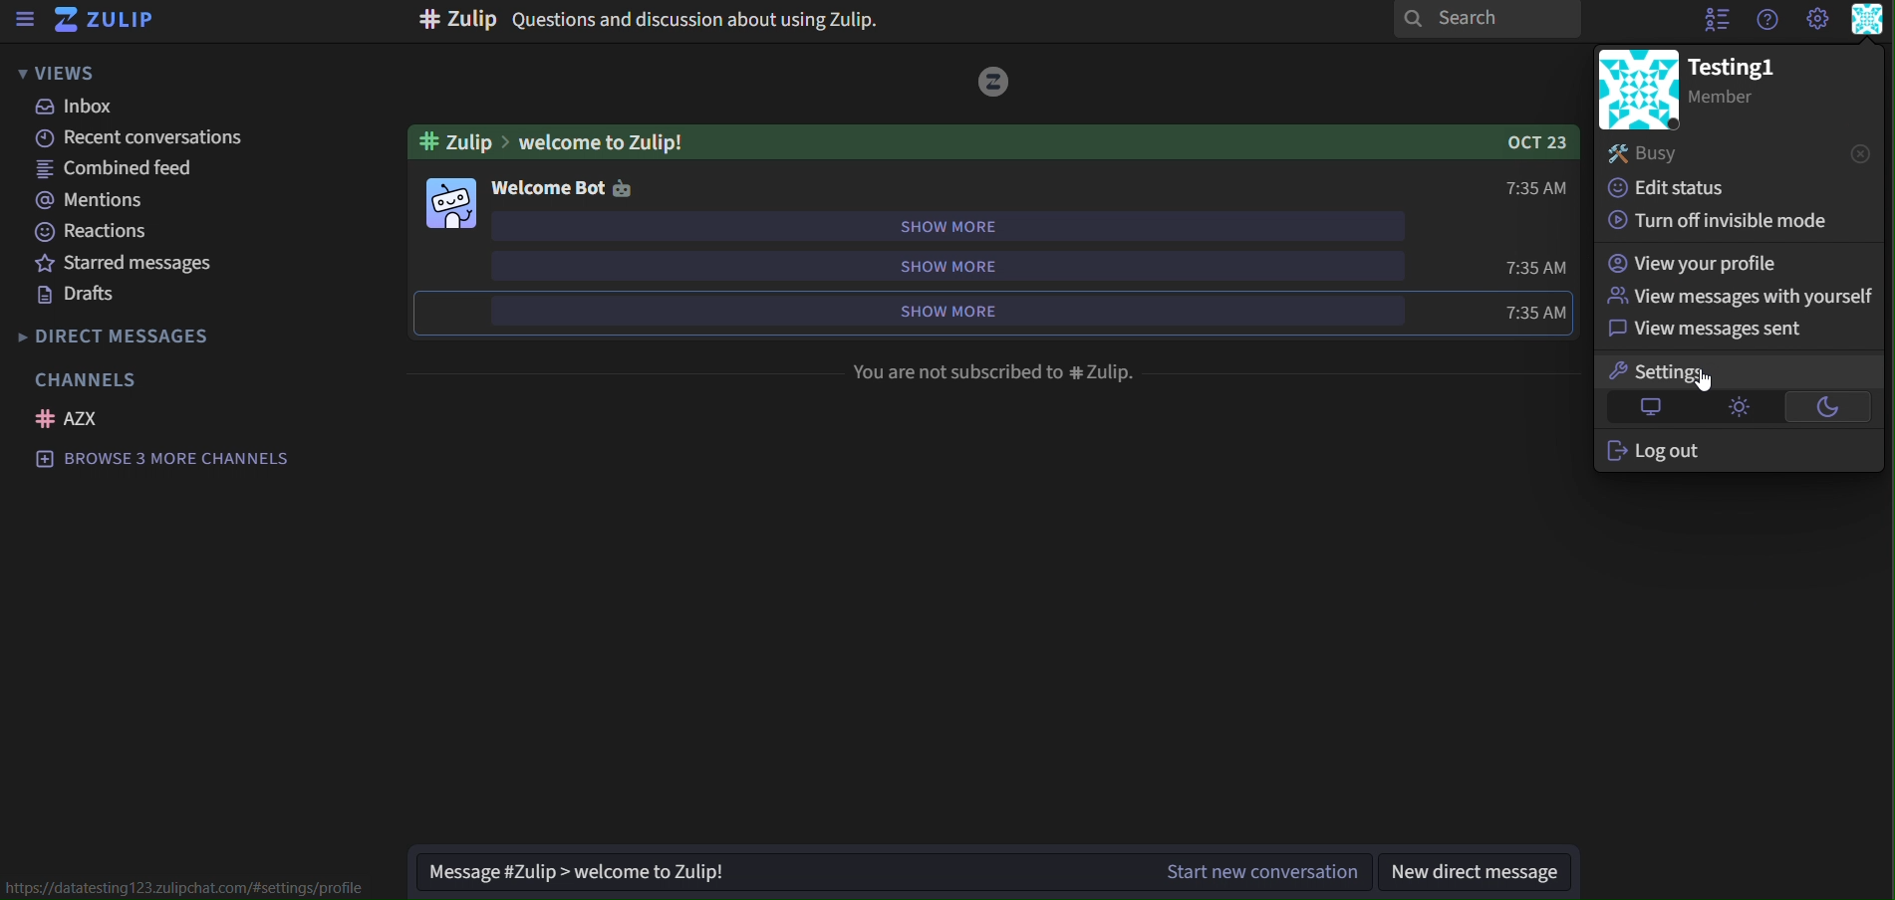 The image size is (1895, 900). Describe the element at coordinates (118, 166) in the screenshot. I see `combined feed` at that location.